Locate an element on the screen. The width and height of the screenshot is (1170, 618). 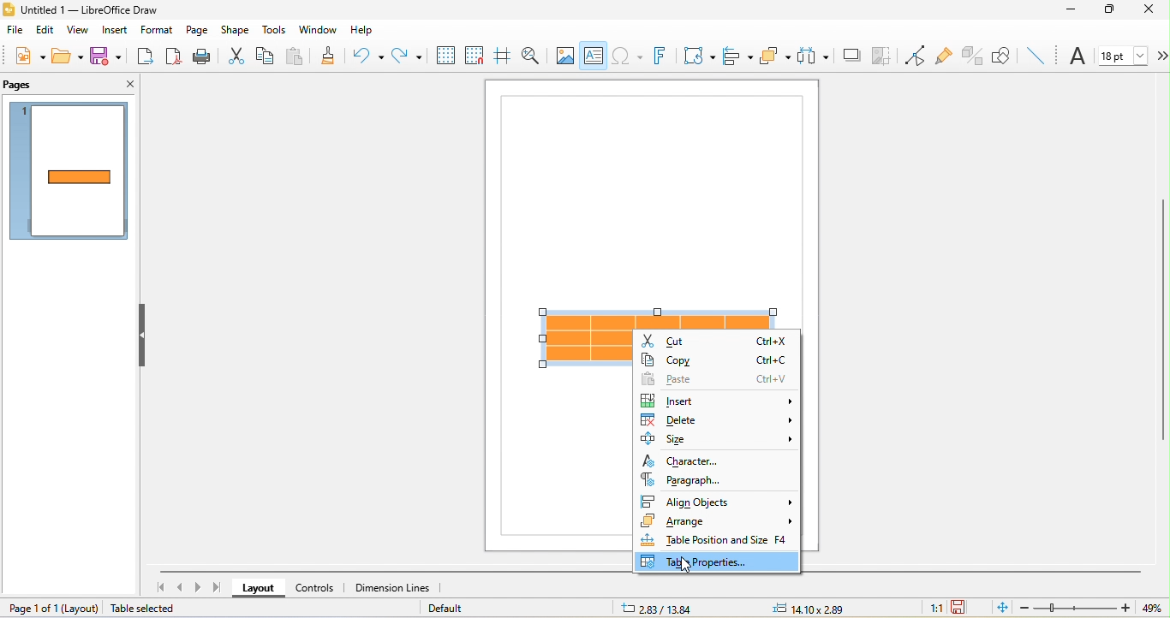
paste is located at coordinates (296, 56).